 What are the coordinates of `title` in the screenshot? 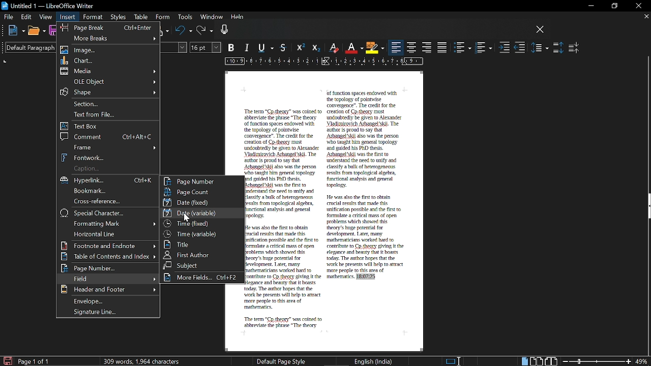 It's located at (200, 244).